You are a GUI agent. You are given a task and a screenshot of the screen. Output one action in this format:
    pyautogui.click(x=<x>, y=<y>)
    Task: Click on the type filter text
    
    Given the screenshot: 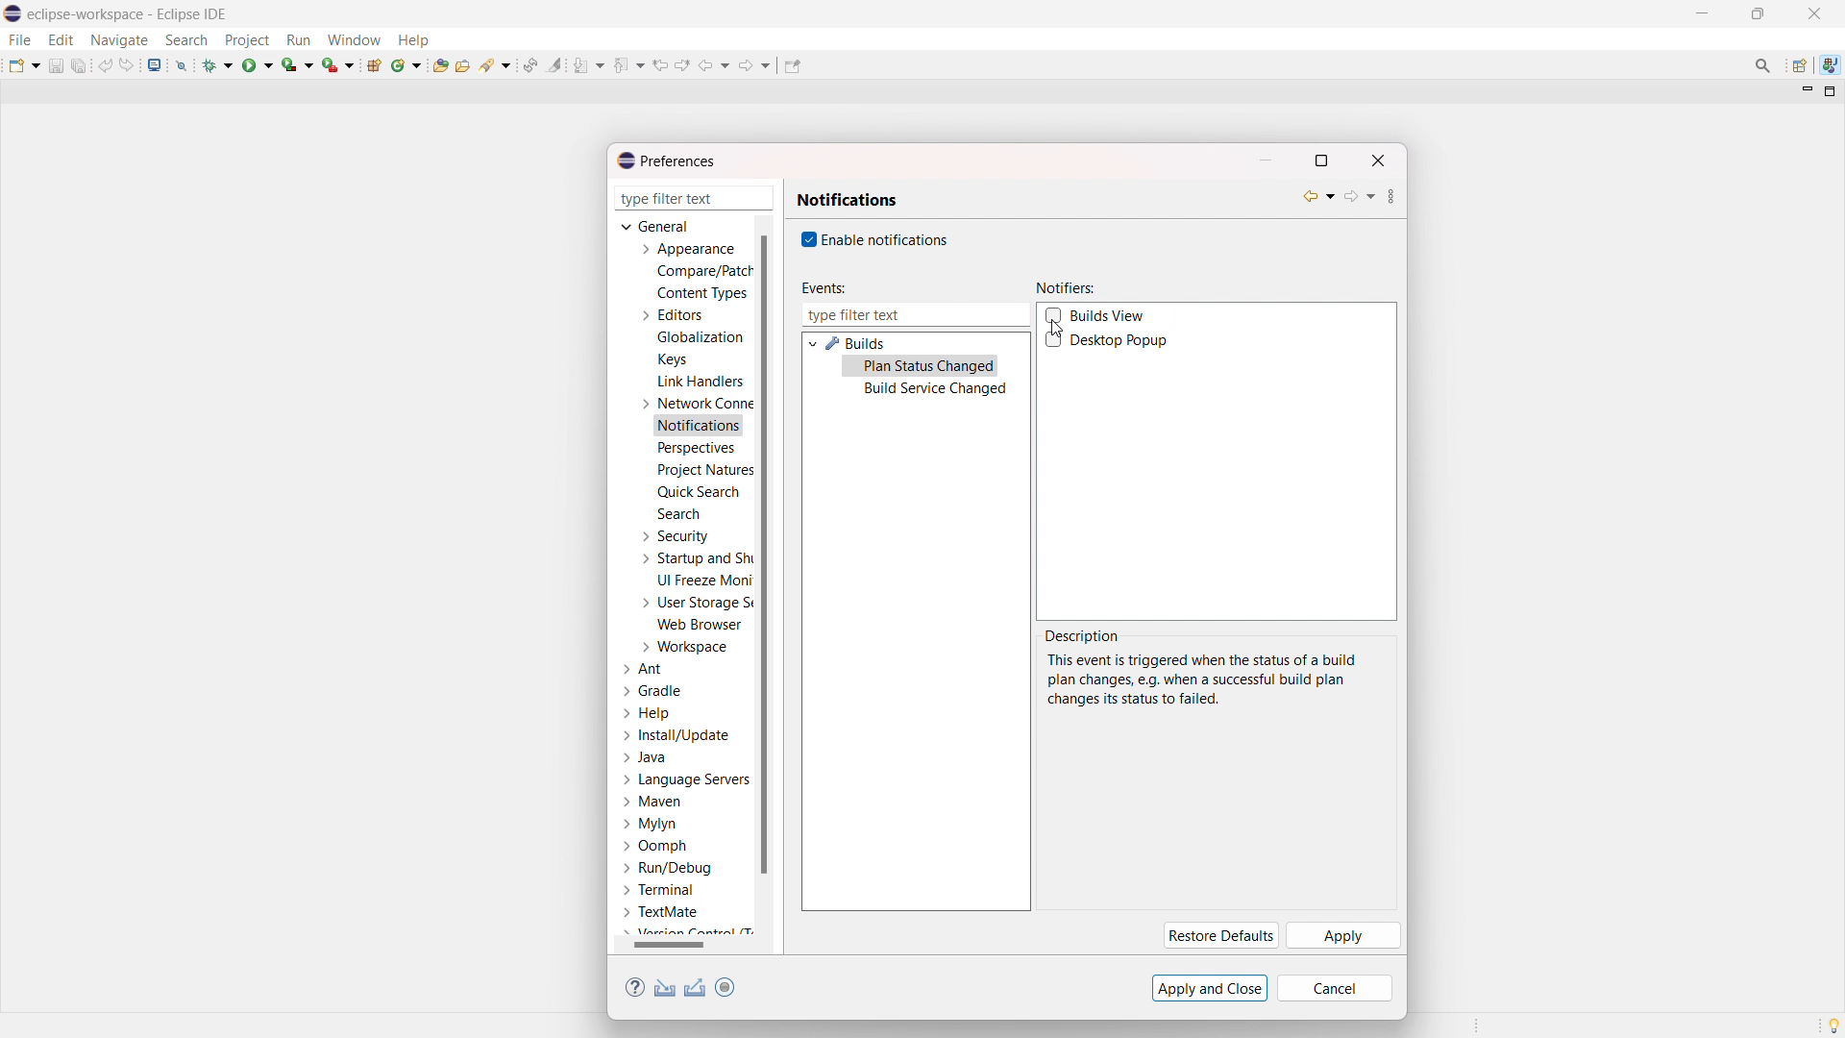 What is the action you would take?
    pyautogui.click(x=696, y=198)
    